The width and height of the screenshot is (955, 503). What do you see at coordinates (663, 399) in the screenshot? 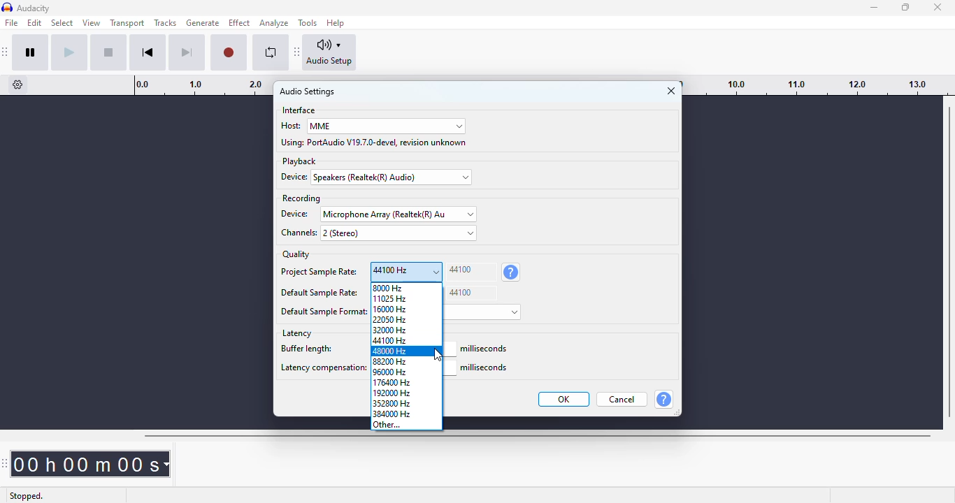
I see `help` at bounding box center [663, 399].